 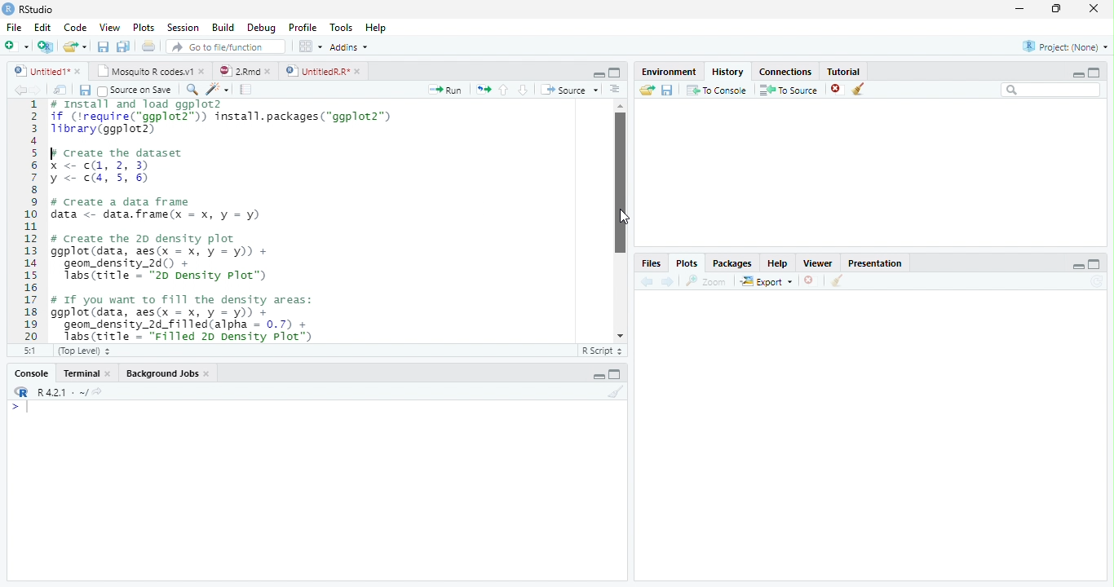 What do you see at coordinates (615, 72) in the screenshot?
I see `maximize` at bounding box center [615, 72].